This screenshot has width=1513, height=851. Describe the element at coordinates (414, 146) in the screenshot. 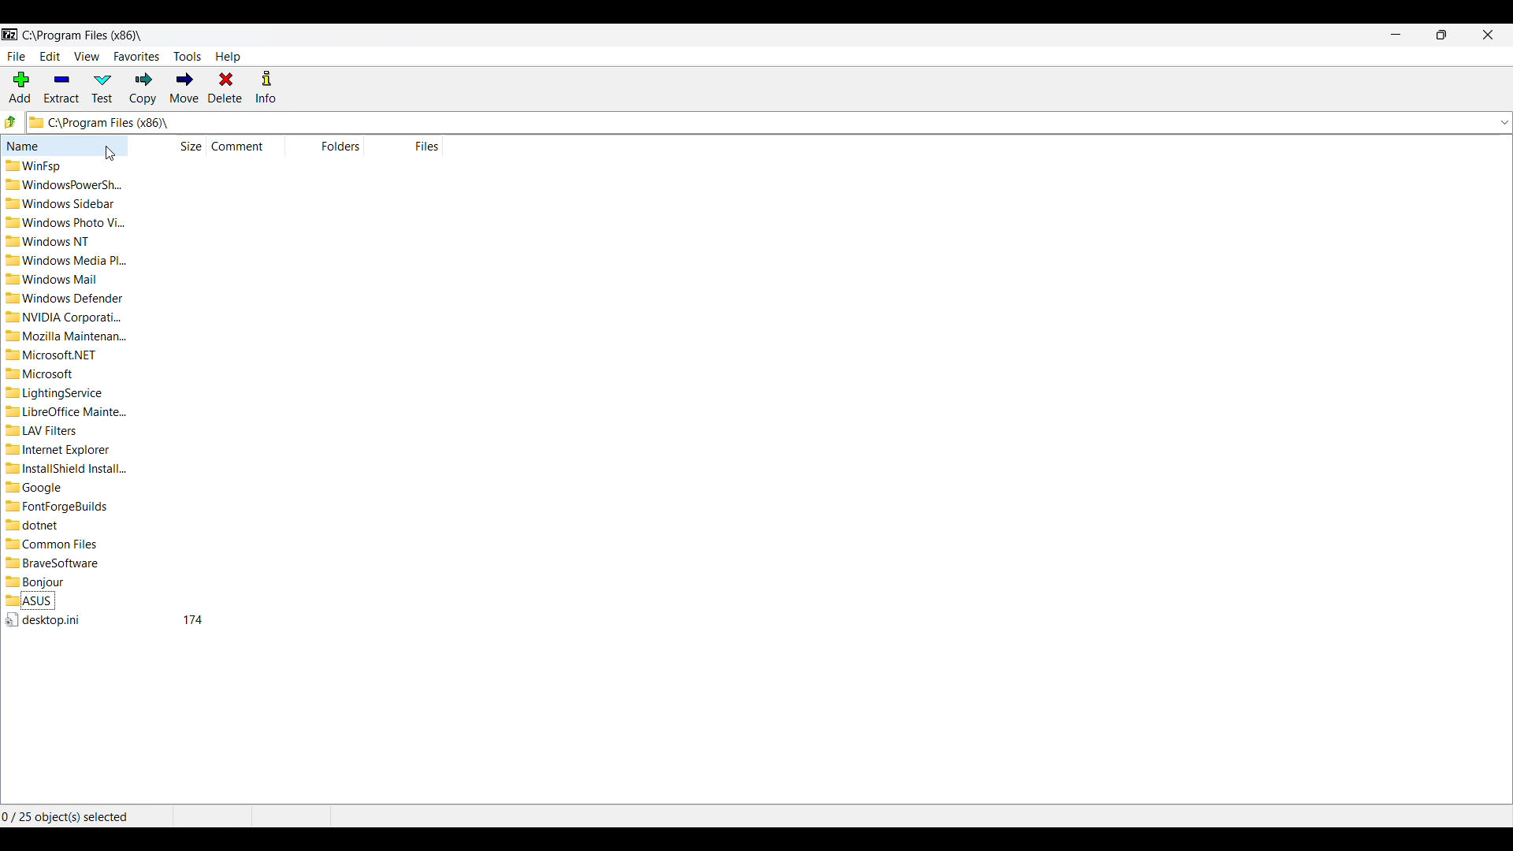

I see `Files column` at that location.